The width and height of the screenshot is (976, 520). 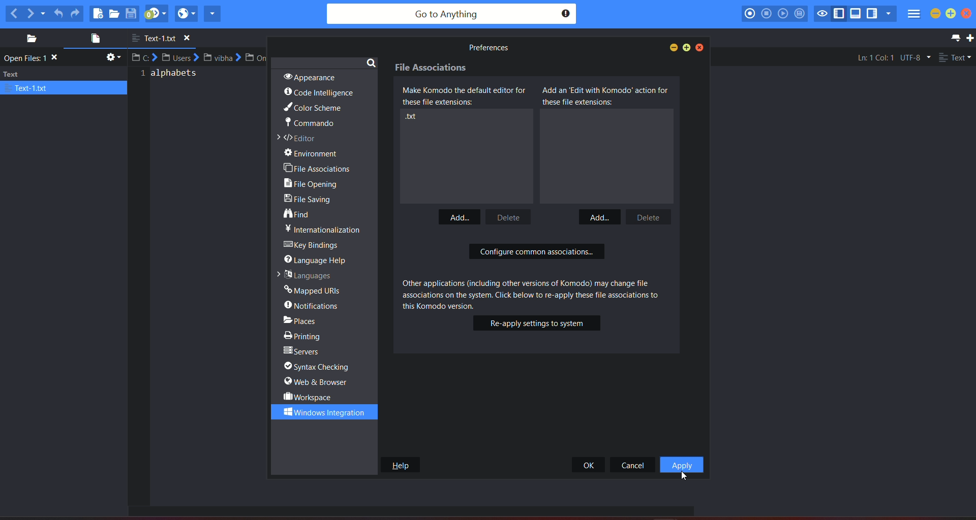 I want to click on servers, so click(x=303, y=351).